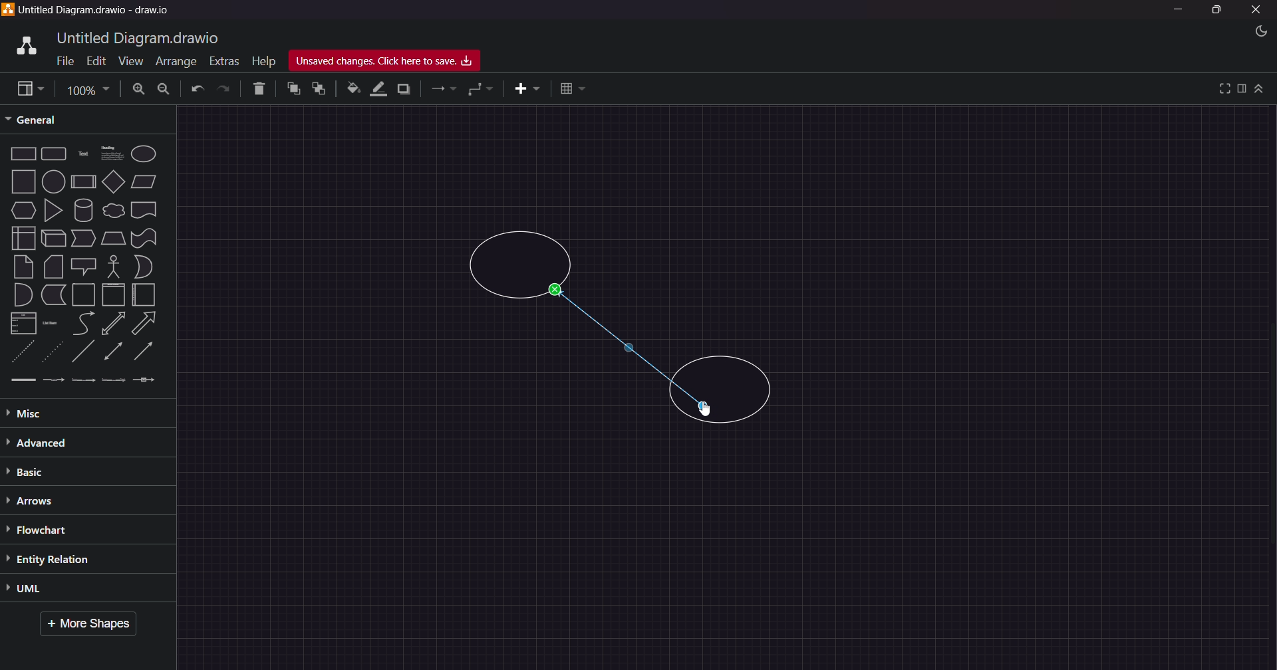 Image resolution: width=1277 pixels, height=670 pixels. What do you see at coordinates (406, 88) in the screenshot?
I see `shadow` at bounding box center [406, 88].